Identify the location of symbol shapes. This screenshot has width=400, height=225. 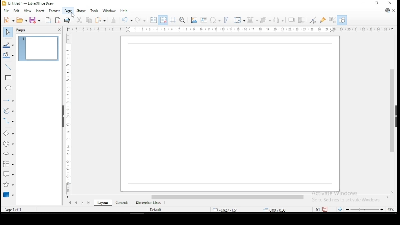
(8, 145).